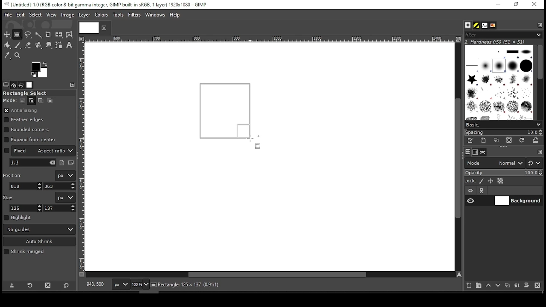 This screenshot has width=546, height=307. What do you see at coordinates (483, 181) in the screenshot?
I see `lock pixels` at bounding box center [483, 181].